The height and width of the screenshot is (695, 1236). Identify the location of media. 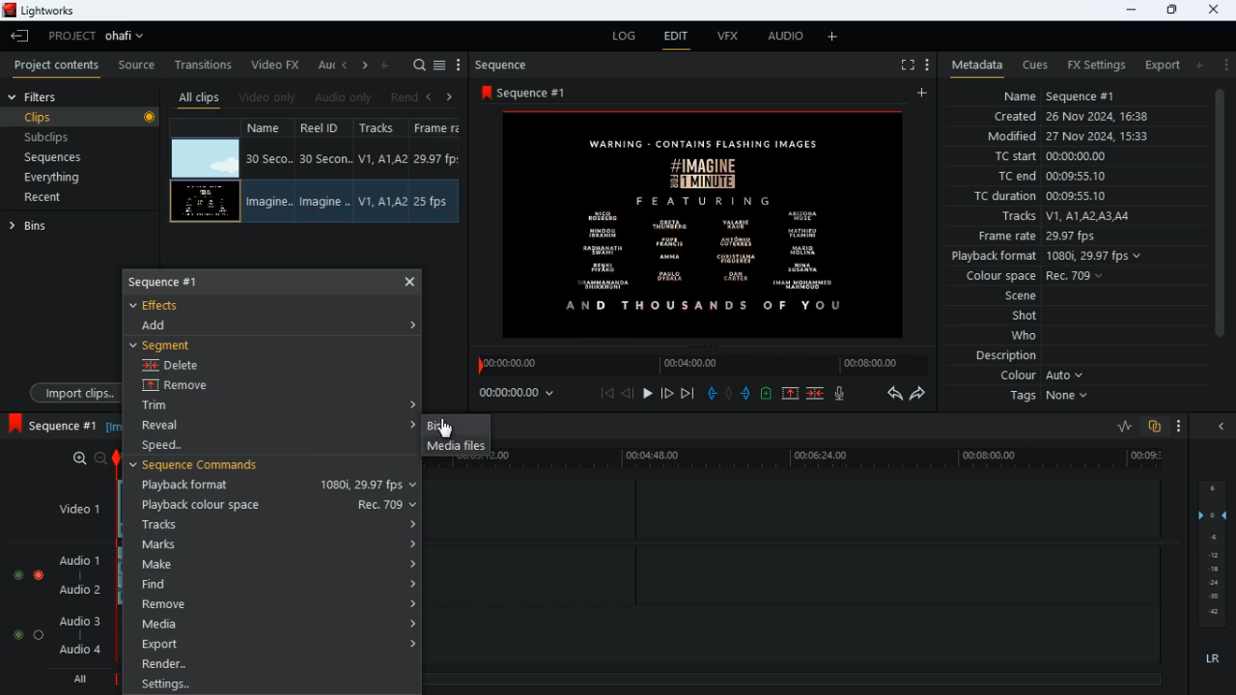
(275, 625).